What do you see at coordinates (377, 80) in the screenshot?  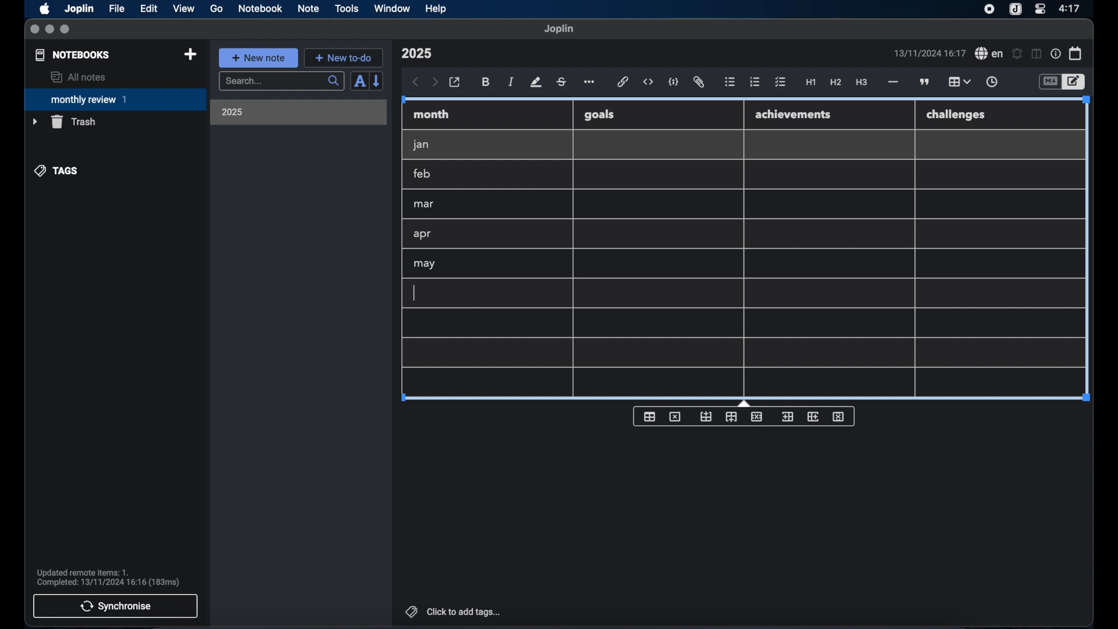 I see `reverse sort order` at bounding box center [377, 80].